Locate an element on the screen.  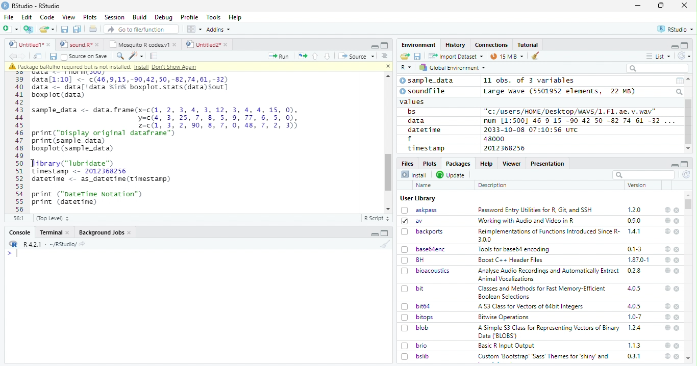
full screen is located at coordinates (685, 164).